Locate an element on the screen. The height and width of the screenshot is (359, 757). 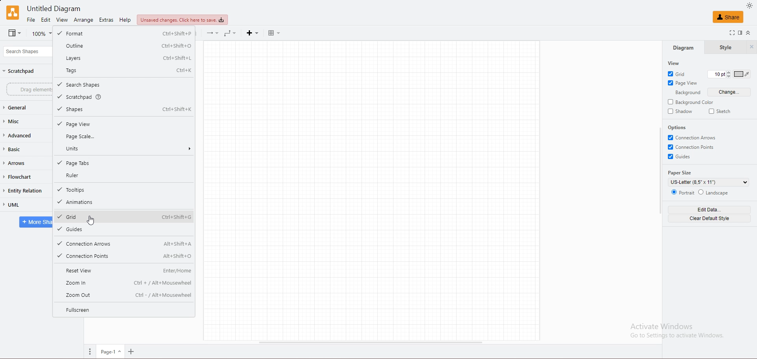
draw.io logo is located at coordinates (11, 13).